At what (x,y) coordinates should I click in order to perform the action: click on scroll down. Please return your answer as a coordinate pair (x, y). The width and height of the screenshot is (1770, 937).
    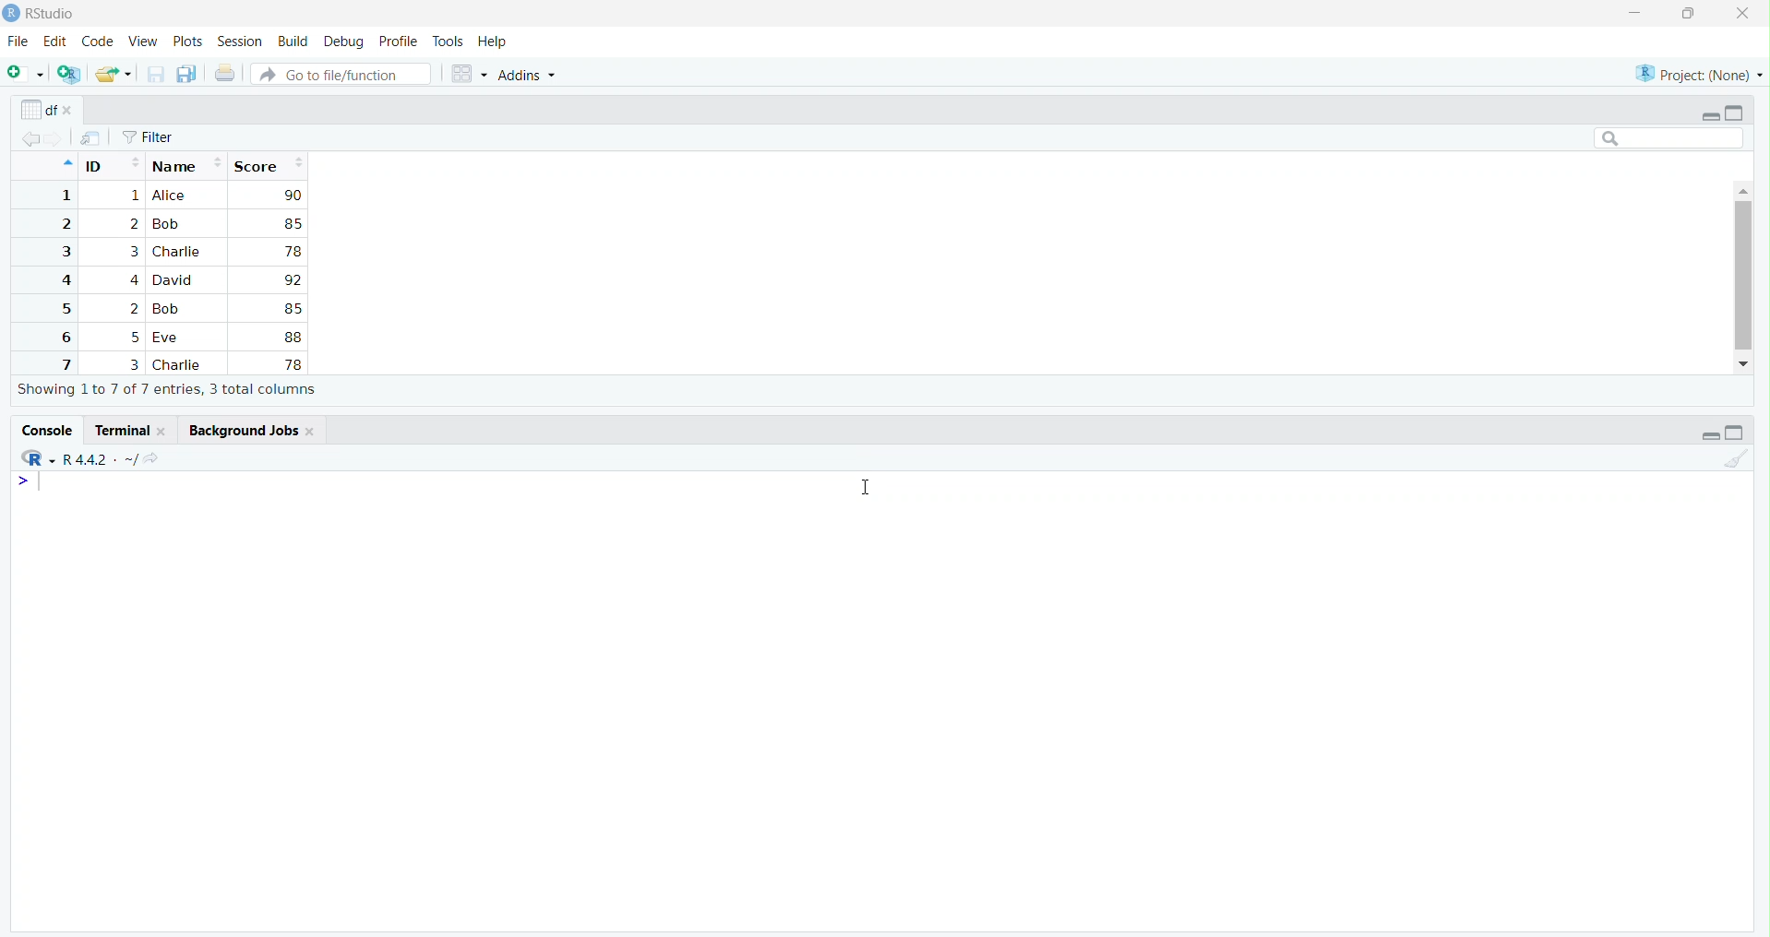
    Looking at the image, I should click on (1745, 364).